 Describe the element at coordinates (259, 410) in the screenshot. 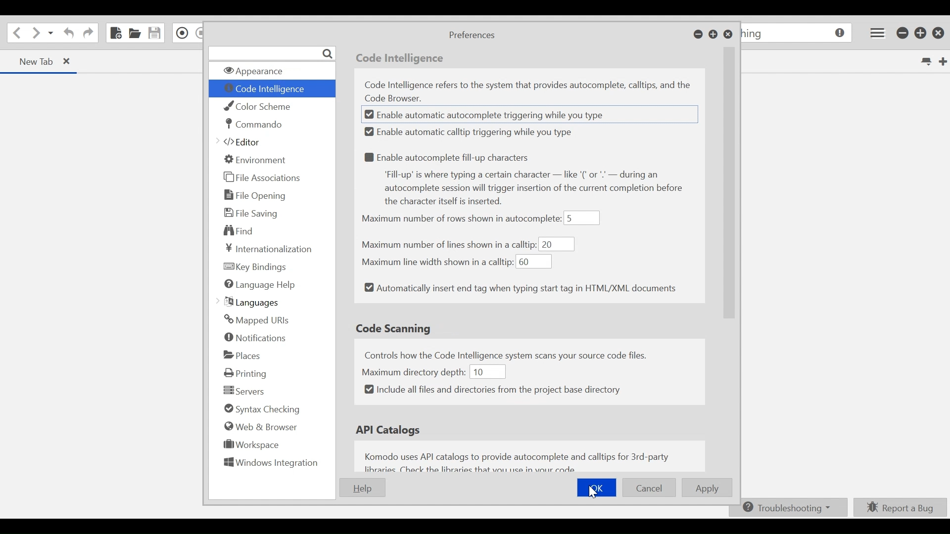

I see `Syntax Checking` at that location.